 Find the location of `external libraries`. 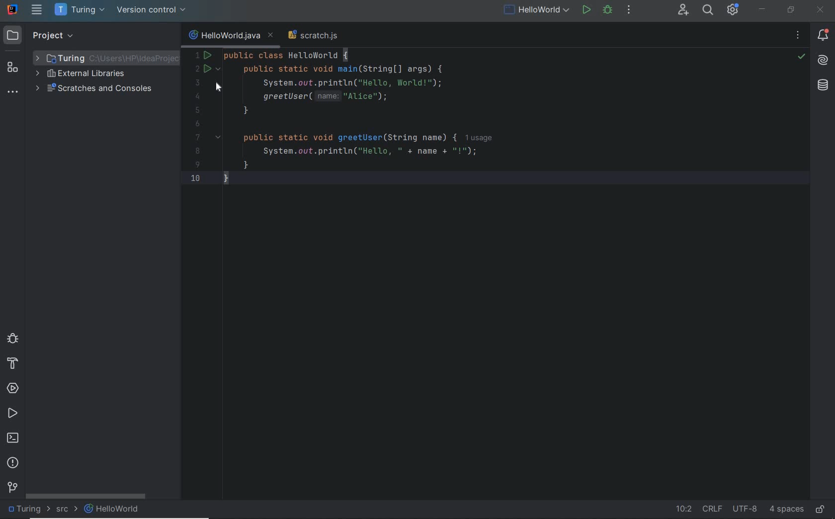

external libraries is located at coordinates (81, 75).